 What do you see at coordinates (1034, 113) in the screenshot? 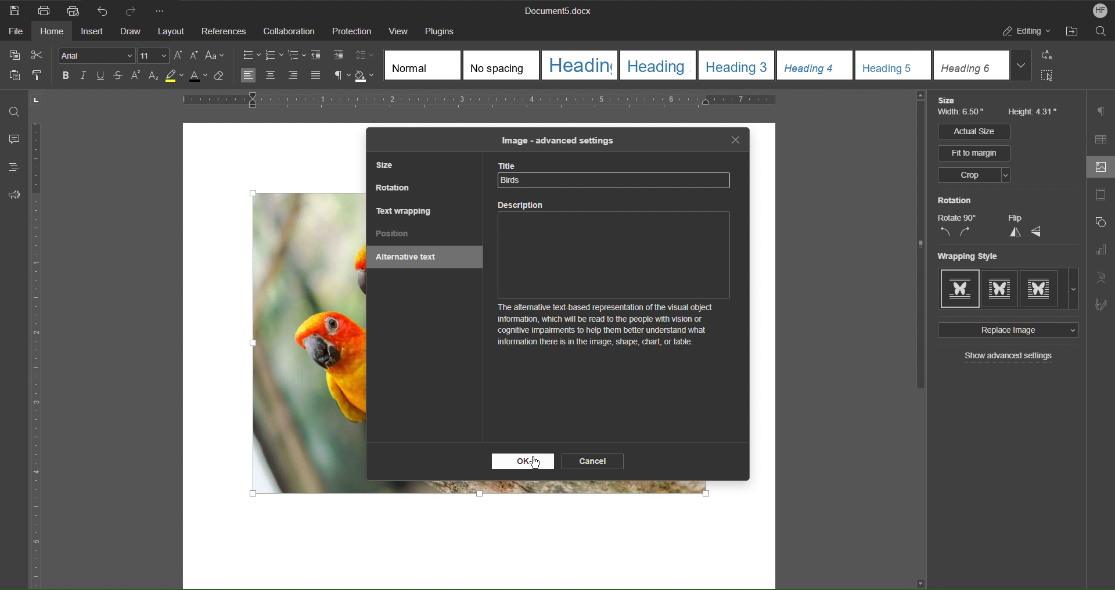
I see `Height` at bounding box center [1034, 113].